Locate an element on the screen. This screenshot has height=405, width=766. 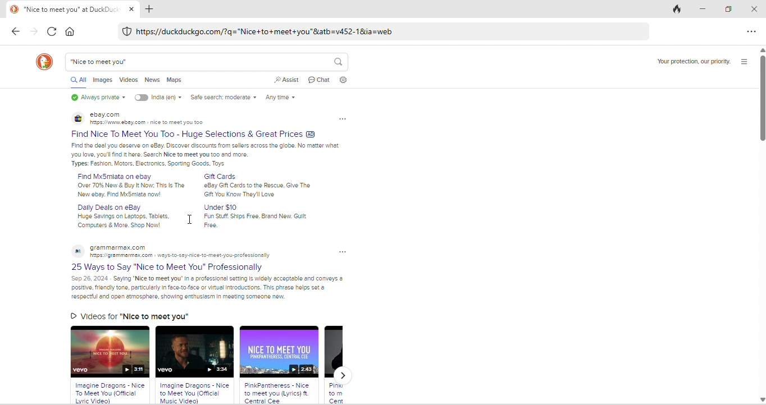
new webpage of search result openned is located at coordinates (63, 10).